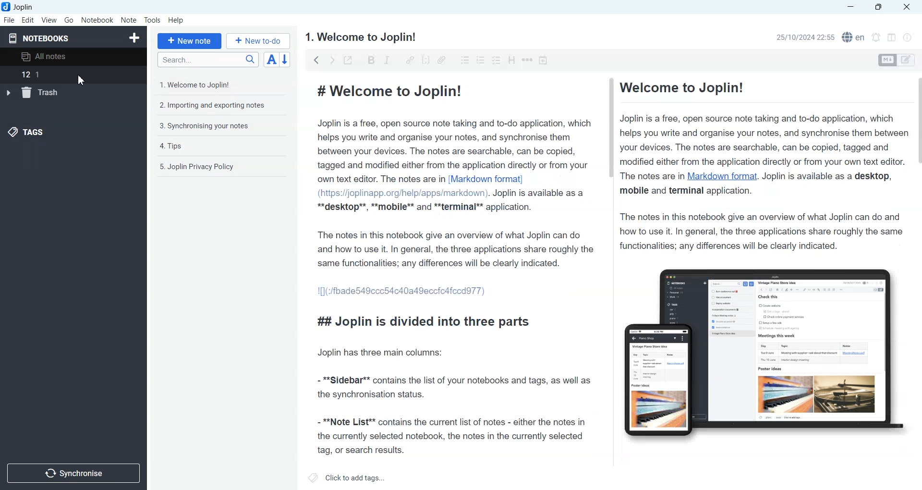 This screenshot has height=490, width=922. I want to click on Forward, so click(331, 60).